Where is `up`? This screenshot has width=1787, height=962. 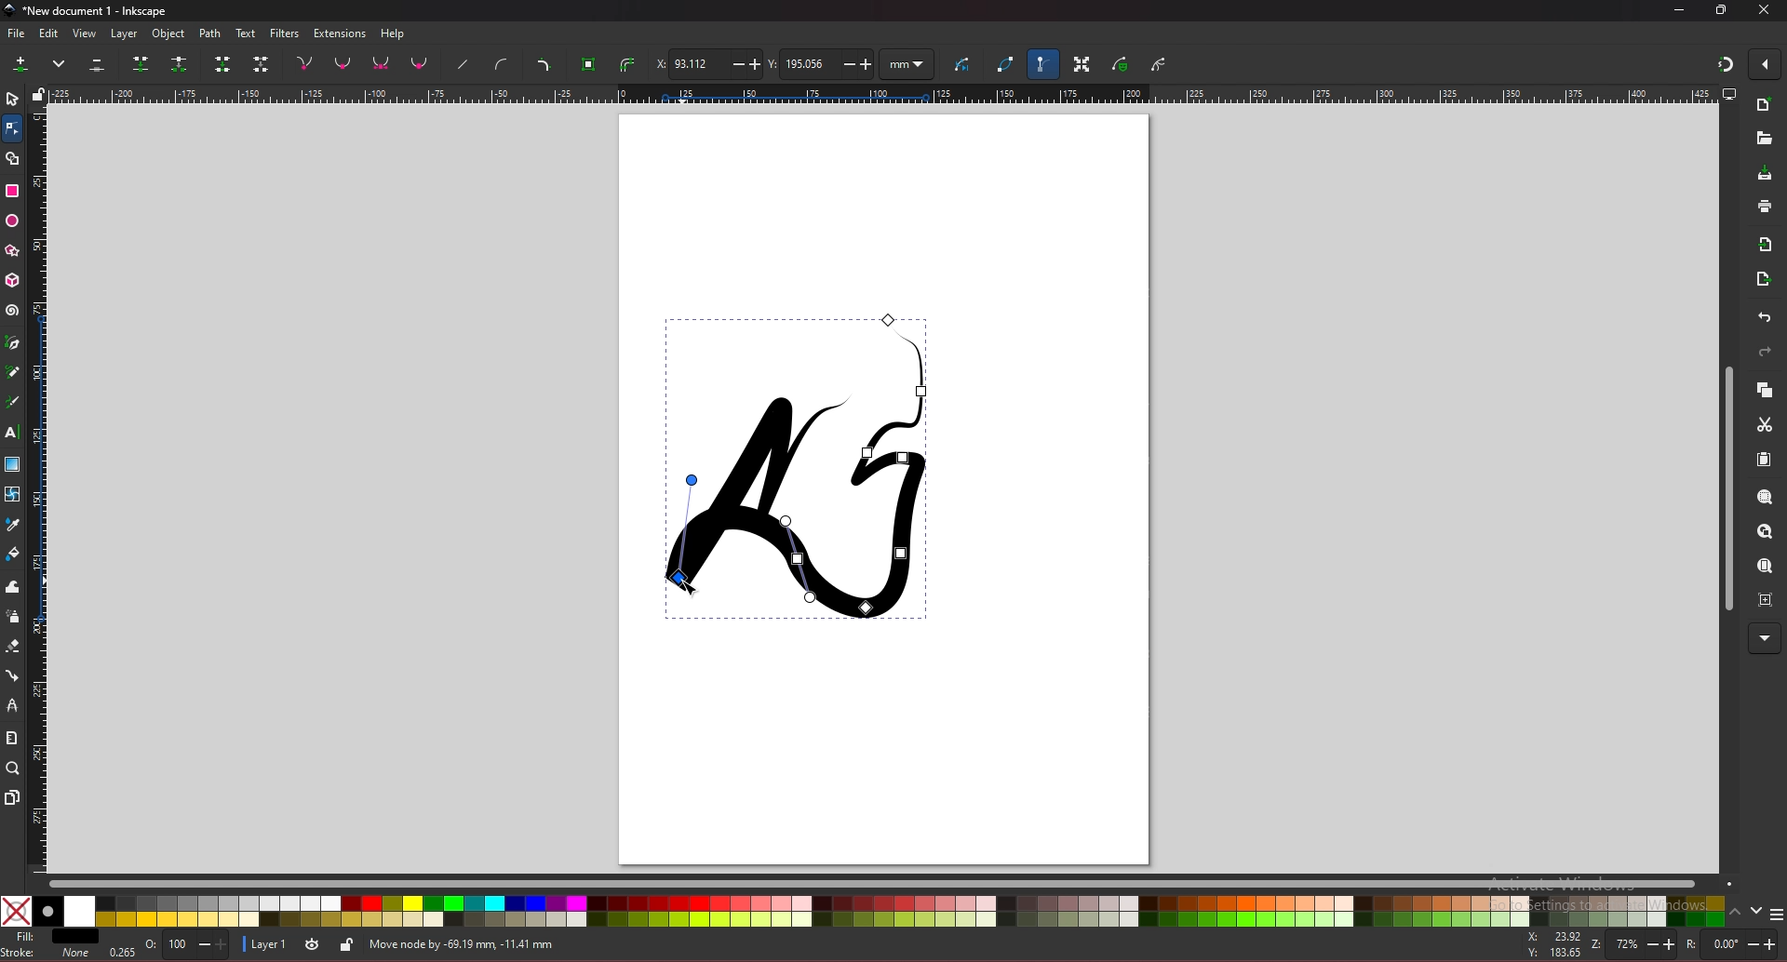
up is located at coordinates (1737, 910).